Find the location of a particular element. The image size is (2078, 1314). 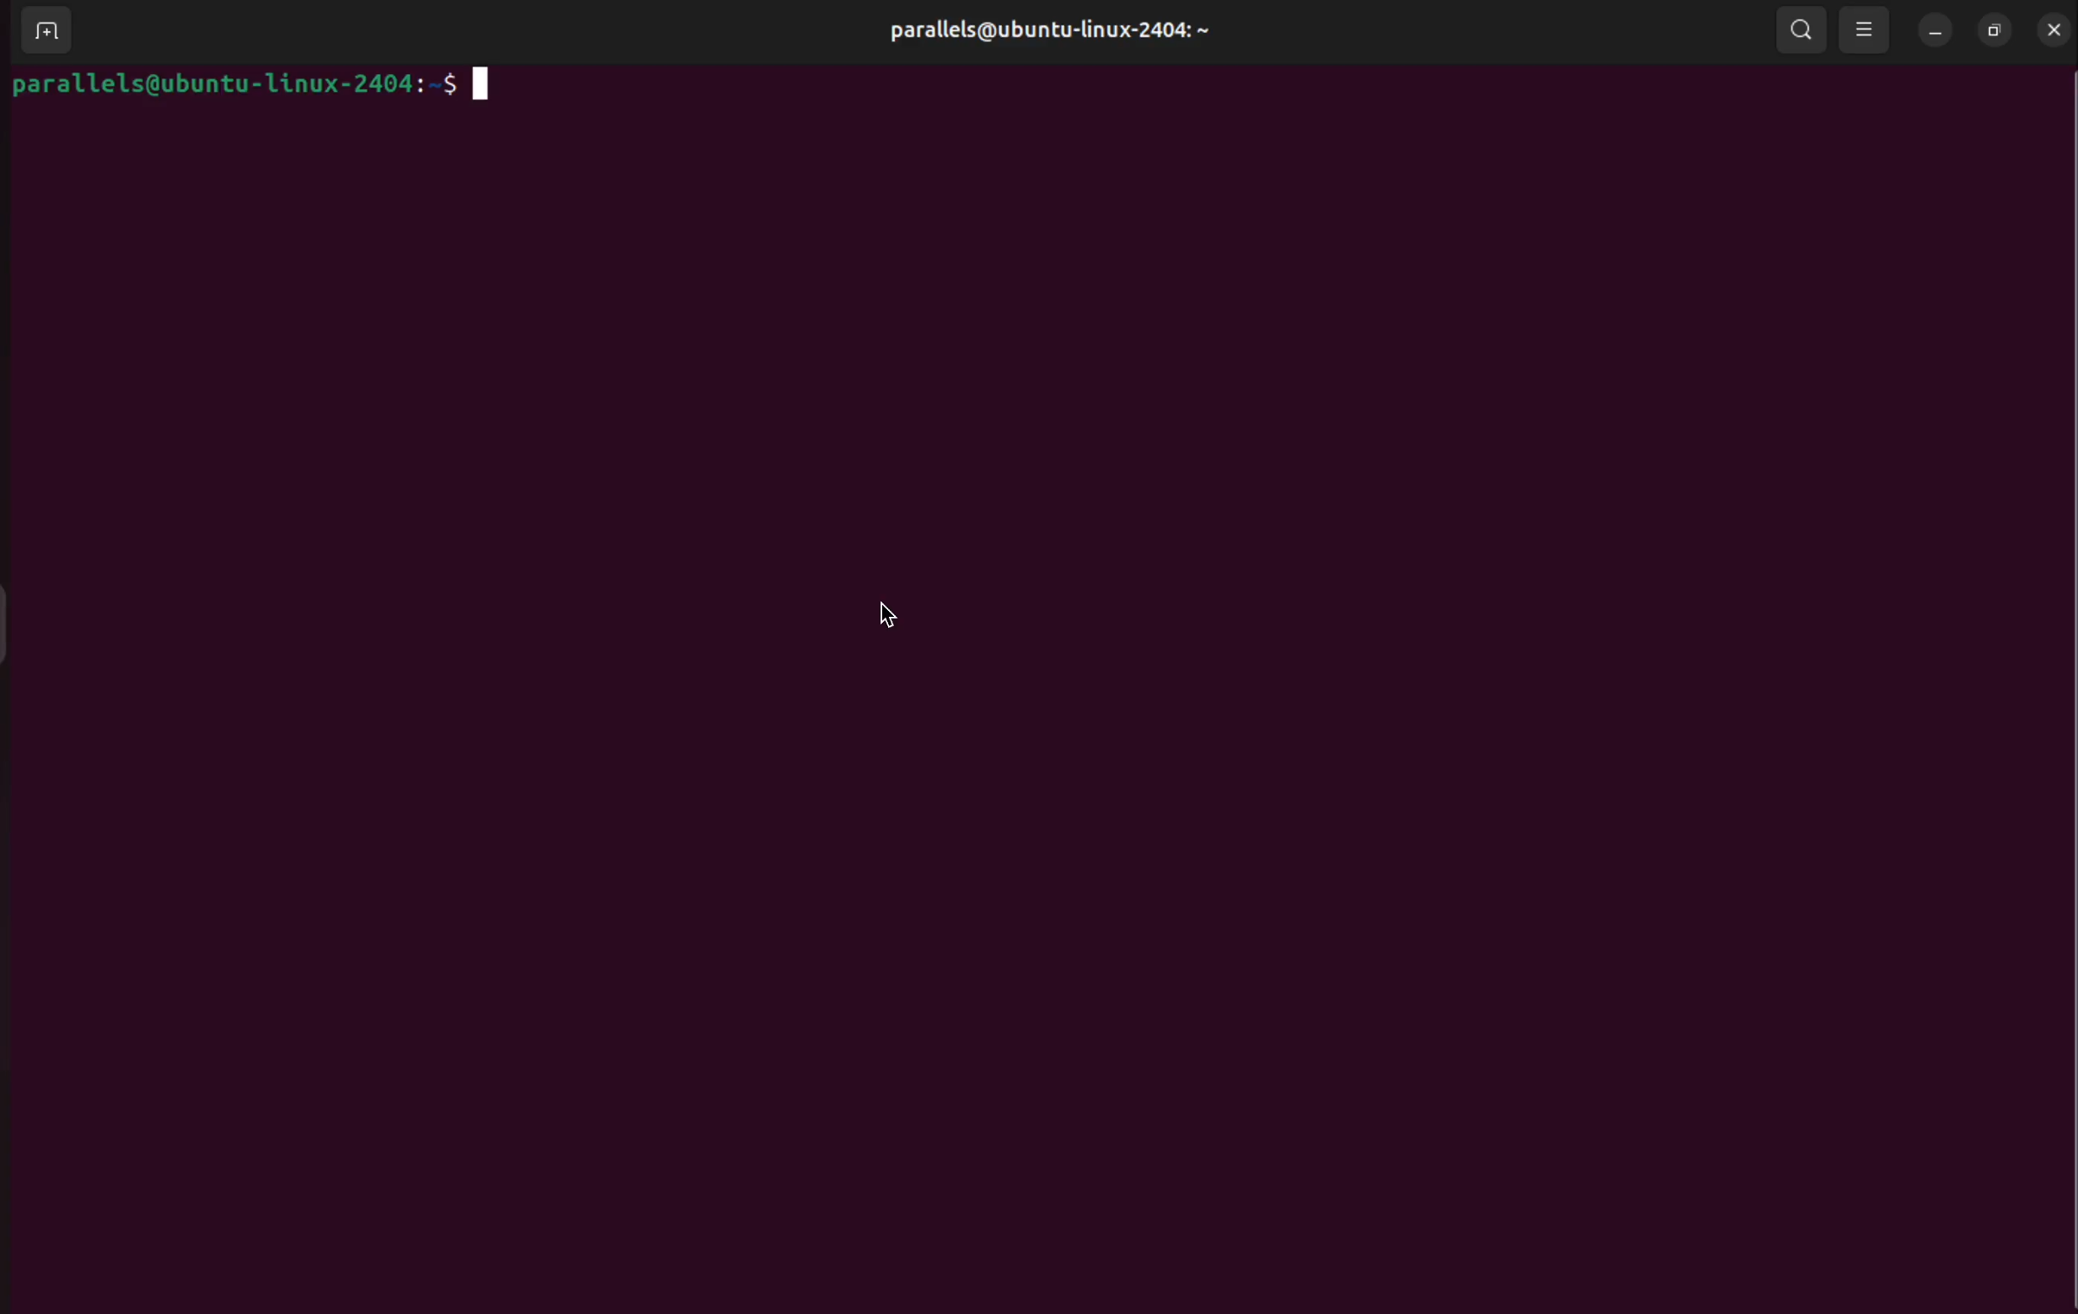

close is located at coordinates (2056, 28).